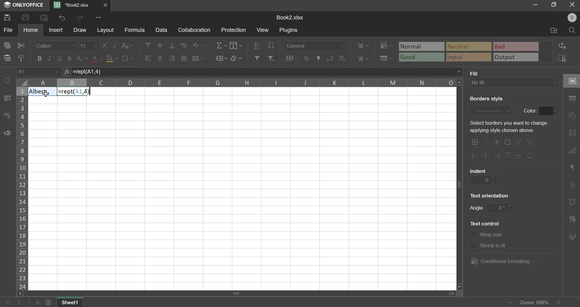 The width and height of the screenshot is (580, 307). What do you see at coordinates (236, 58) in the screenshot?
I see `clear` at bounding box center [236, 58].